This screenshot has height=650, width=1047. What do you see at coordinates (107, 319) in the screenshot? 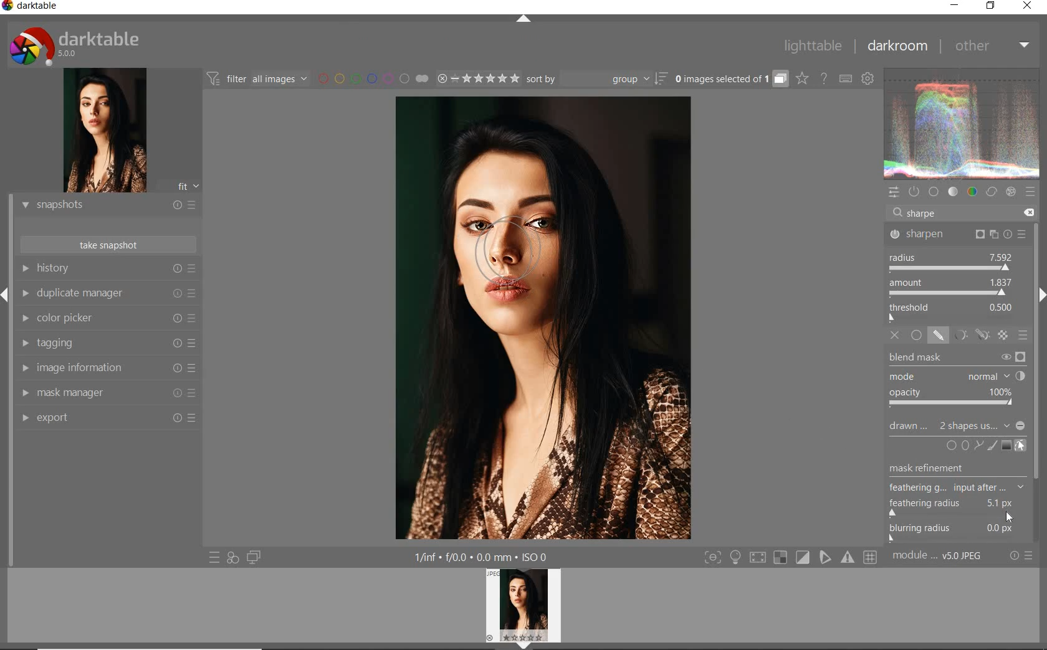
I see `COLOR PICKER` at bounding box center [107, 319].